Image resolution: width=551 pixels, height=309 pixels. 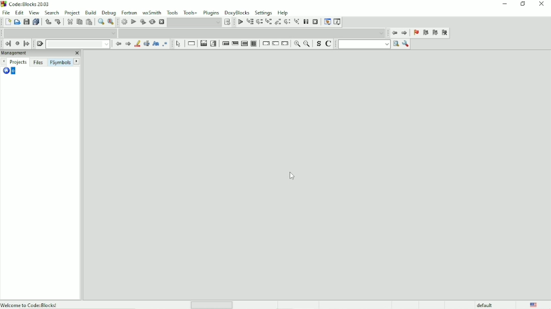 I want to click on Drop down, so click(x=79, y=44).